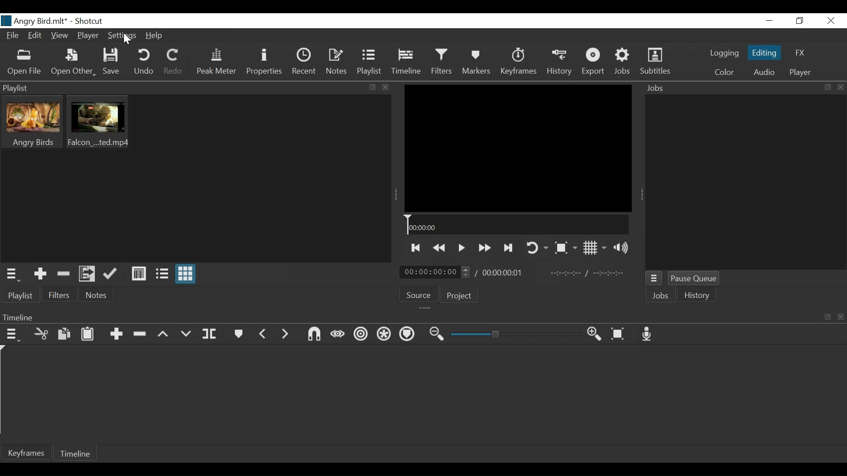 This screenshot has width=847, height=476. What do you see at coordinates (725, 72) in the screenshot?
I see `Color` at bounding box center [725, 72].